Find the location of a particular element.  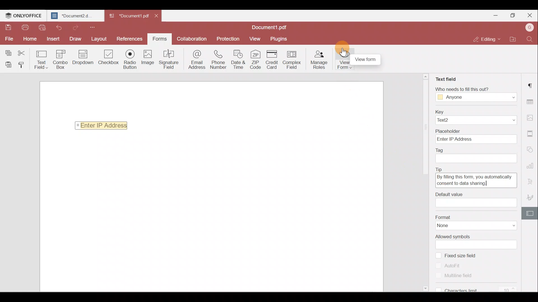

Scroll bar is located at coordinates (426, 184).